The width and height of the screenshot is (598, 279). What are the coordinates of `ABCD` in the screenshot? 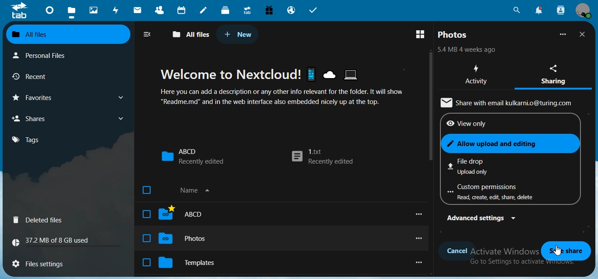 It's located at (174, 213).